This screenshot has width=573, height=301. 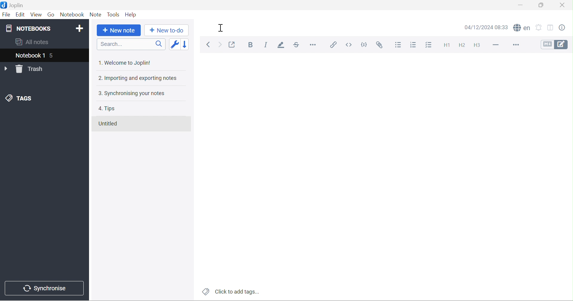 I want to click on Horizontal, so click(x=313, y=44).